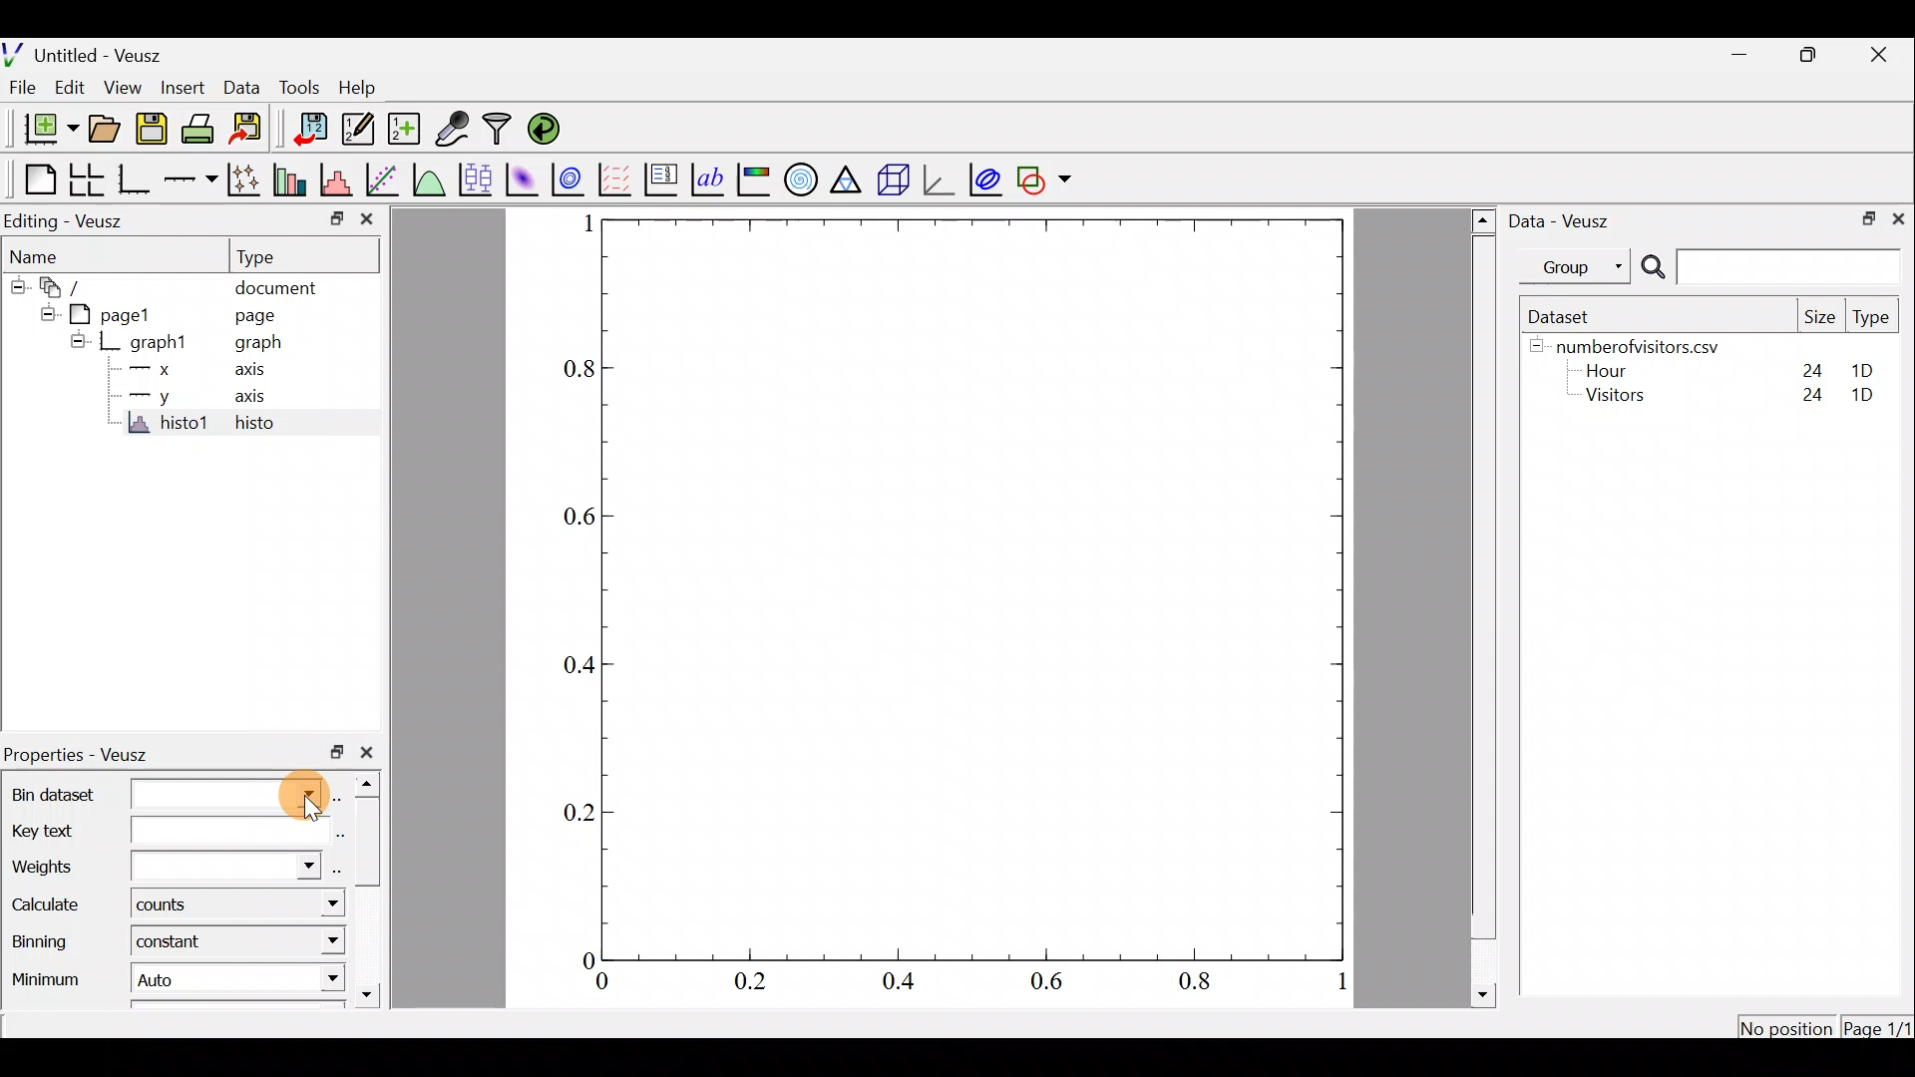  Describe the element at coordinates (179, 907) in the screenshot. I see `counts` at that location.